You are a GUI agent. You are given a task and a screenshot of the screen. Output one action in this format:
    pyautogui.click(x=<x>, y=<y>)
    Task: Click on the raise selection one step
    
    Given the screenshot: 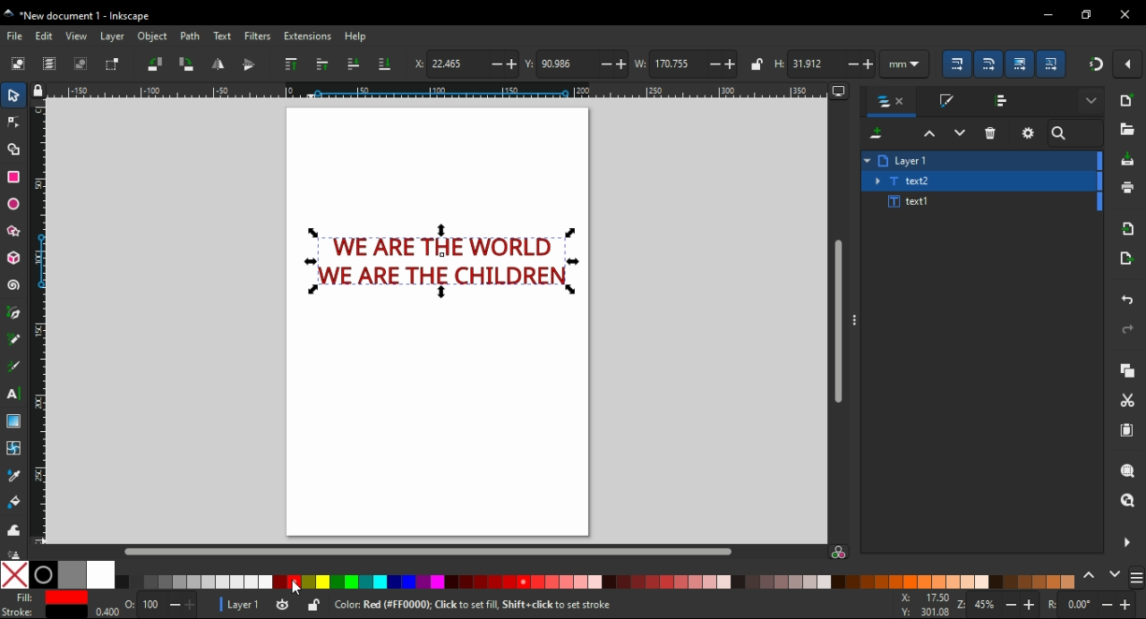 What is the action you would take?
    pyautogui.click(x=928, y=134)
    